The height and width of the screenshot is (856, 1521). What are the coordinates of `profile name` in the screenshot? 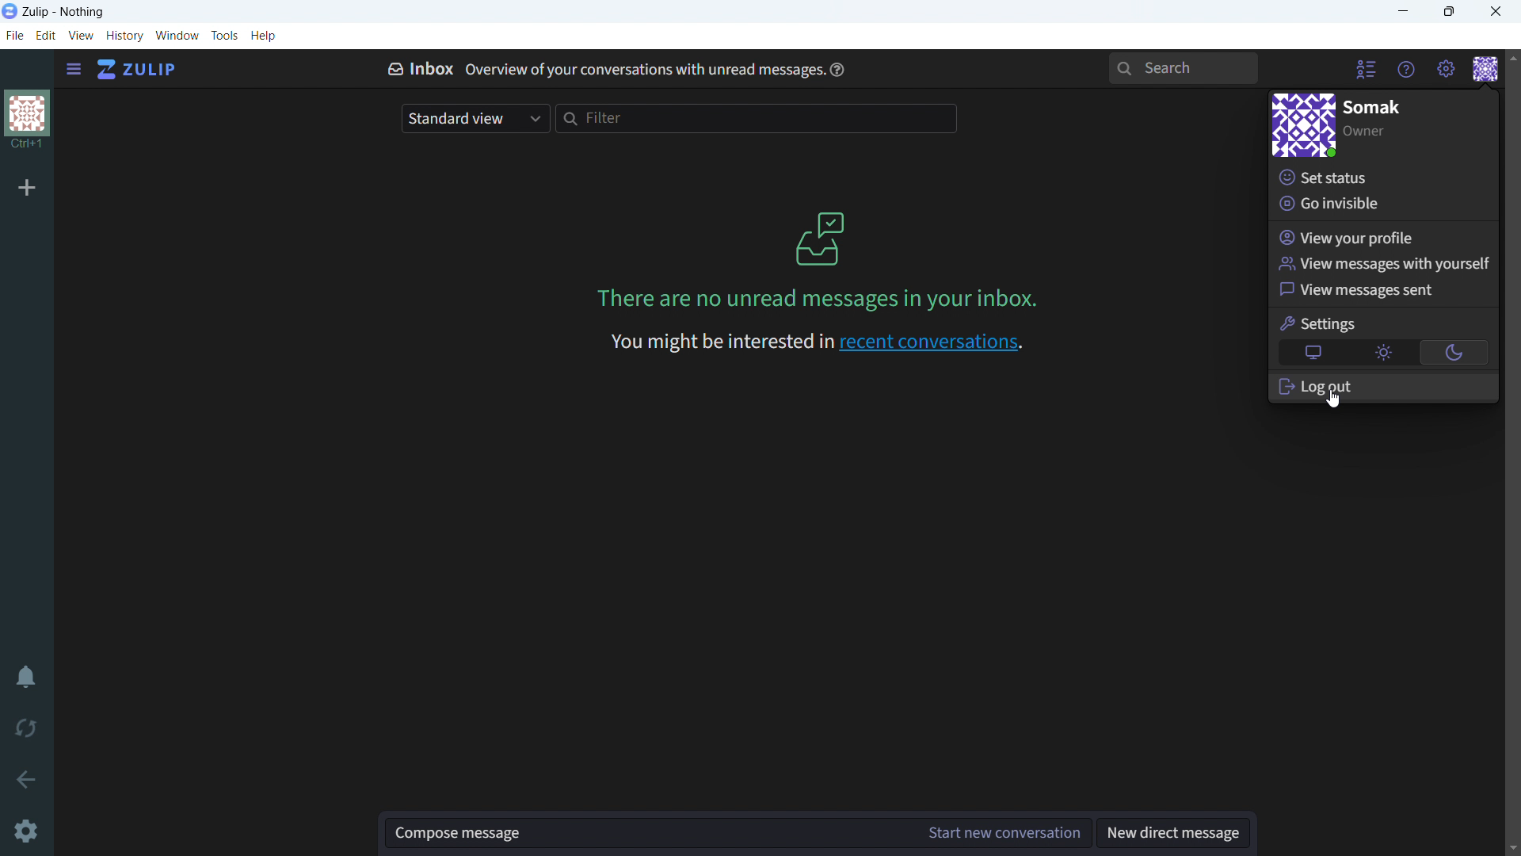 It's located at (1374, 107).